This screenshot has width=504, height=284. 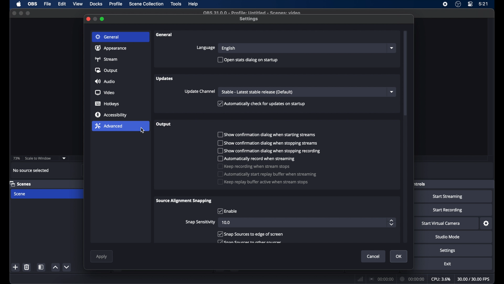 What do you see at coordinates (226, 222) in the screenshot?
I see `10.0` at bounding box center [226, 222].